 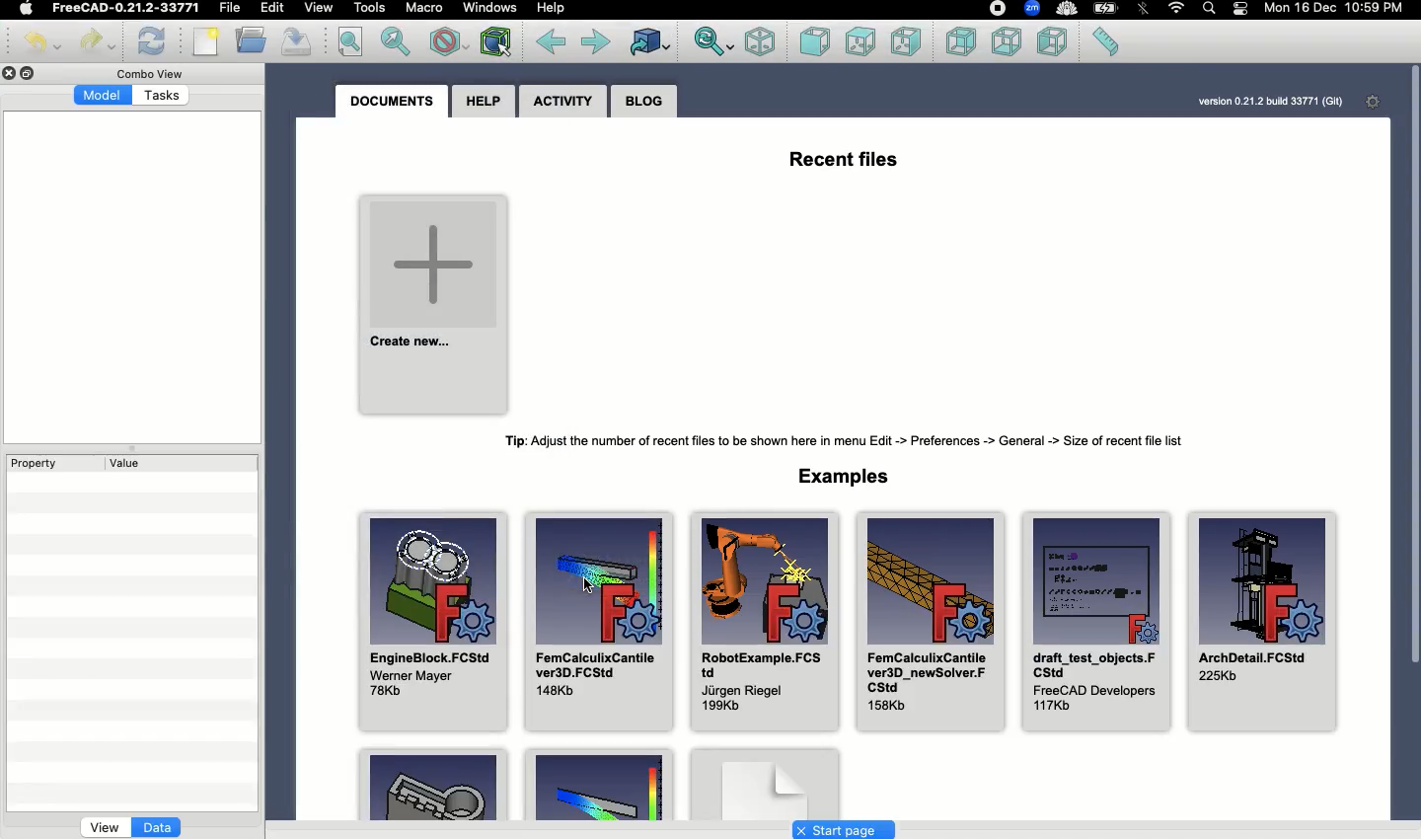 What do you see at coordinates (100, 43) in the screenshot?
I see `Redo` at bounding box center [100, 43].